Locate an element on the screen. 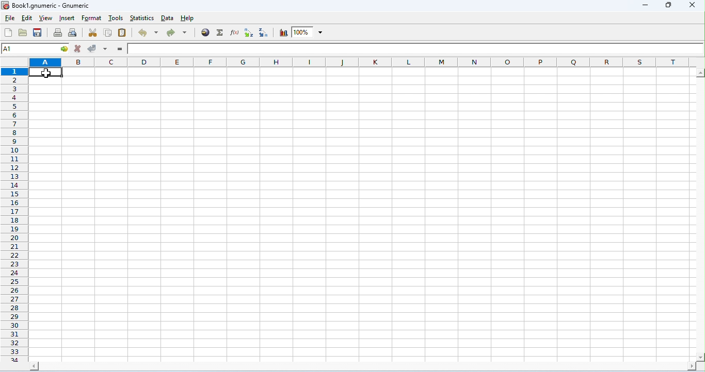 This screenshot has height=372, width=705. zoom is located at coordinates (309, 32).